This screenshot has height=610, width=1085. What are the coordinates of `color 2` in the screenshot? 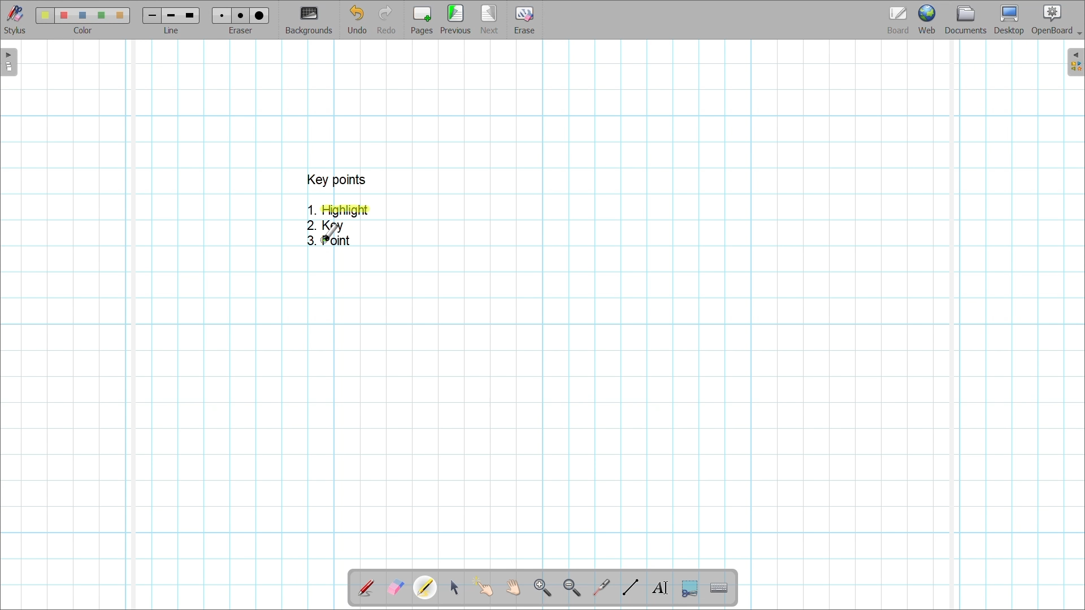 It's located at (63, 16).